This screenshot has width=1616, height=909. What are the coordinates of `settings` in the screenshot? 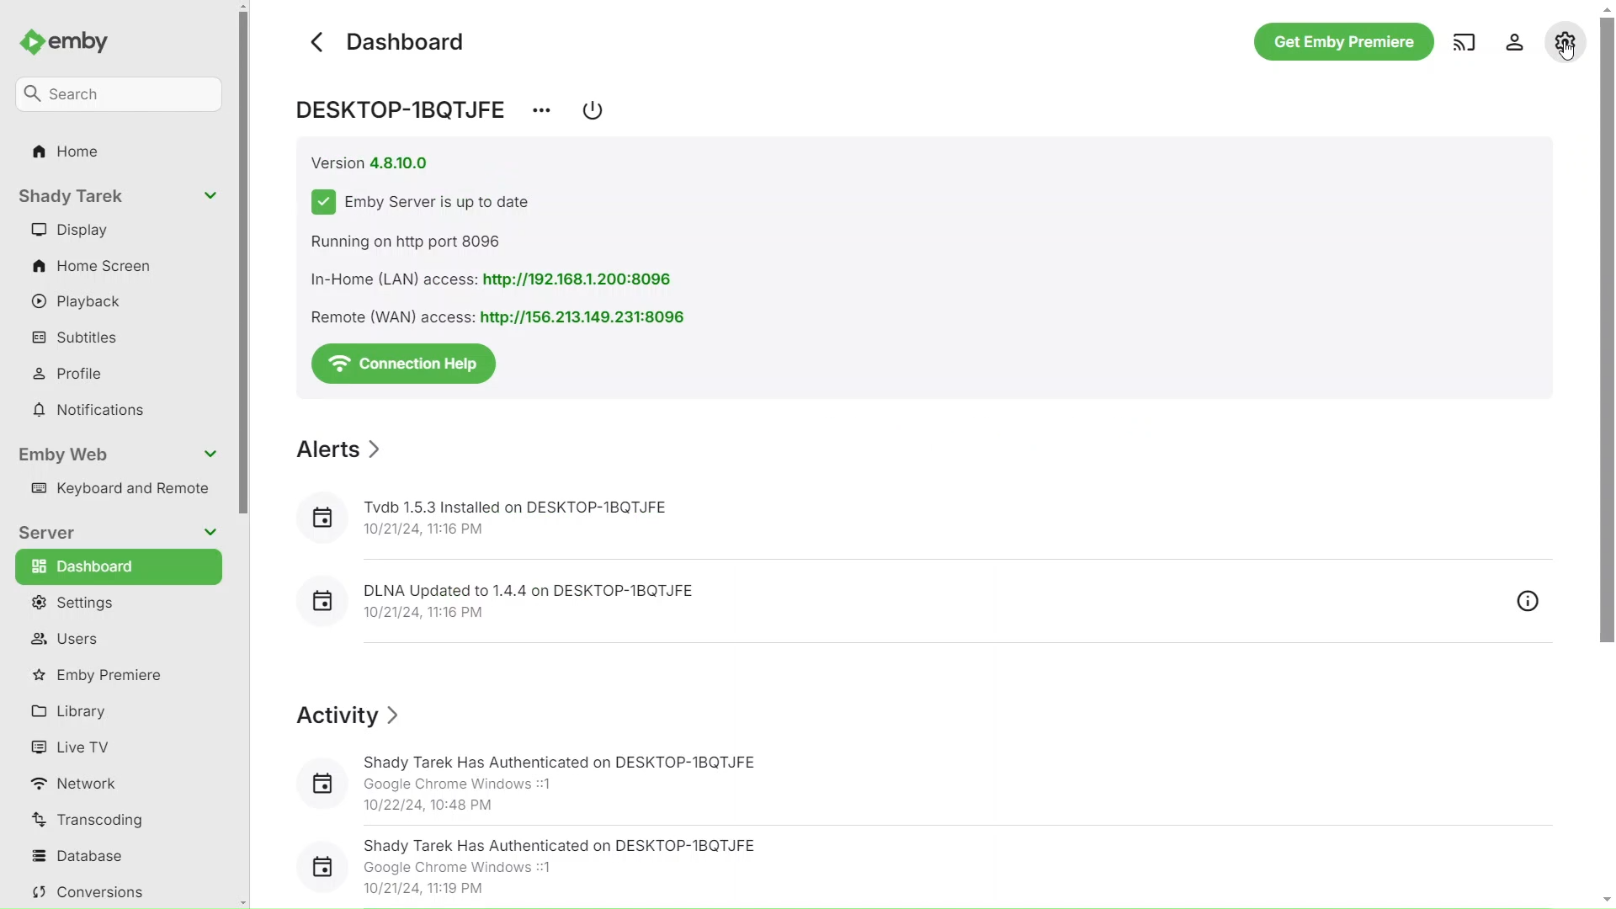 It's located at (1564, 40).